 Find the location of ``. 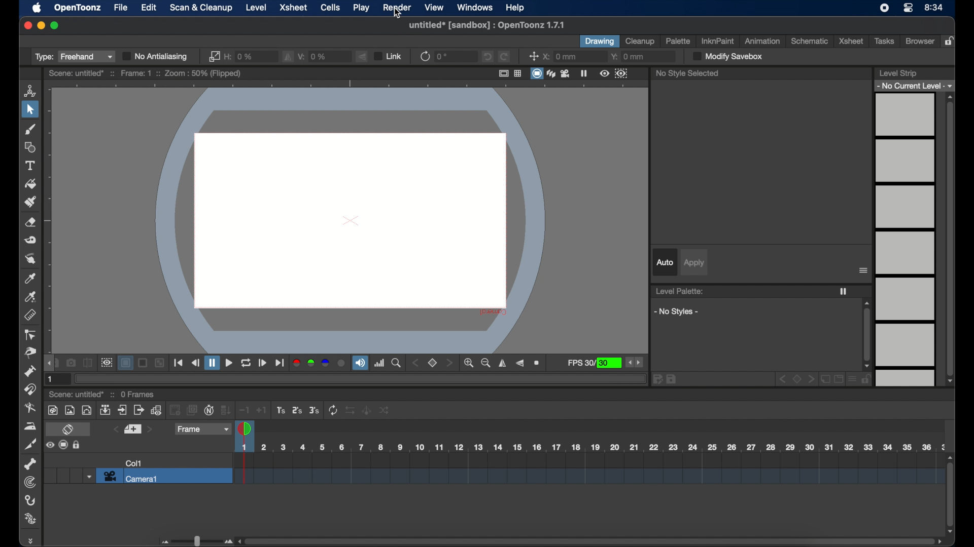

 is located at coordinates (195, 363).